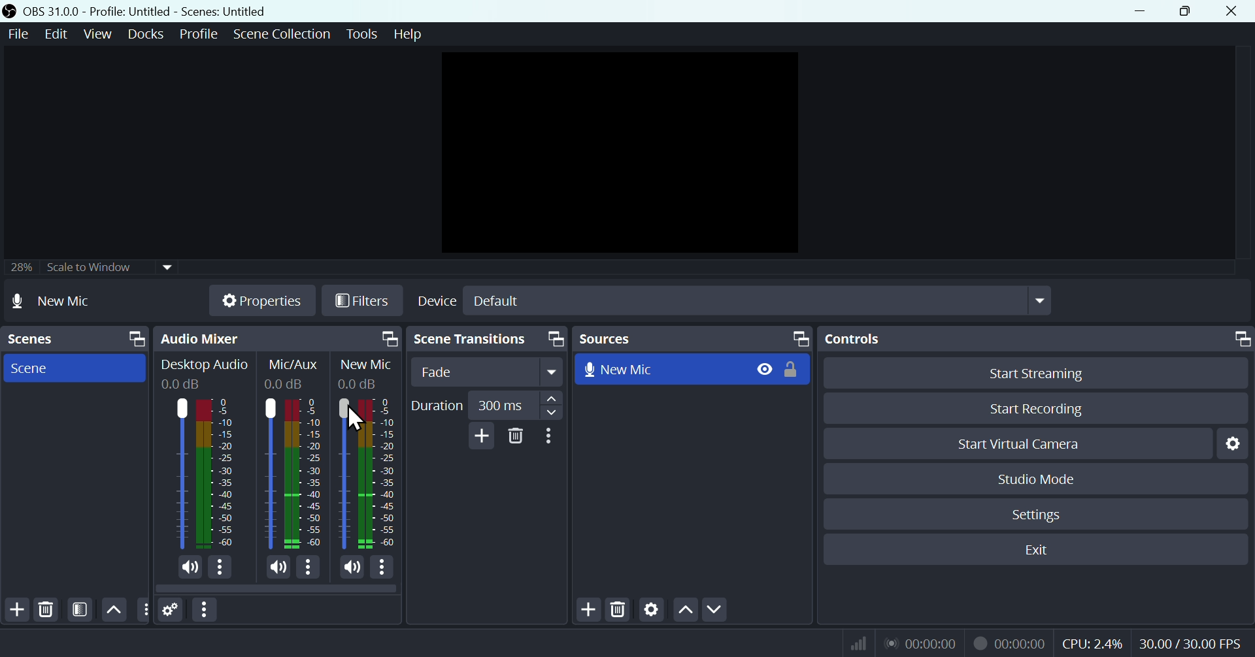  I want to click on Scene collection, so click(284, 36).